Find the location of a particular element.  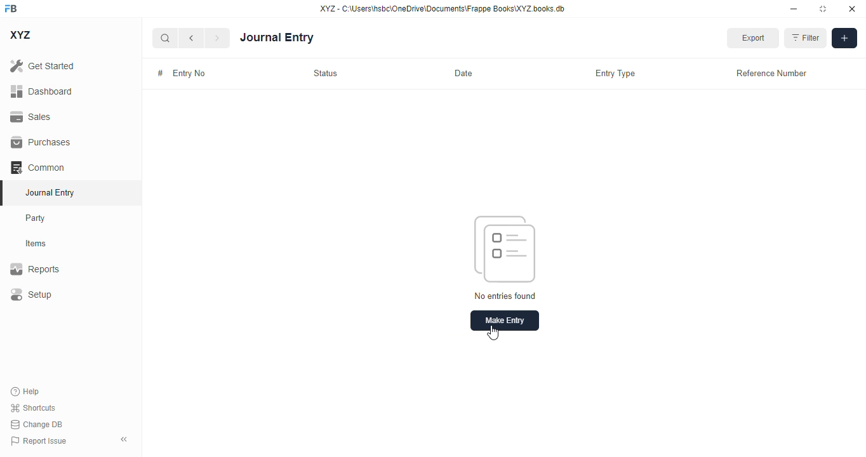

cursor is located at coordinates (493, 333).